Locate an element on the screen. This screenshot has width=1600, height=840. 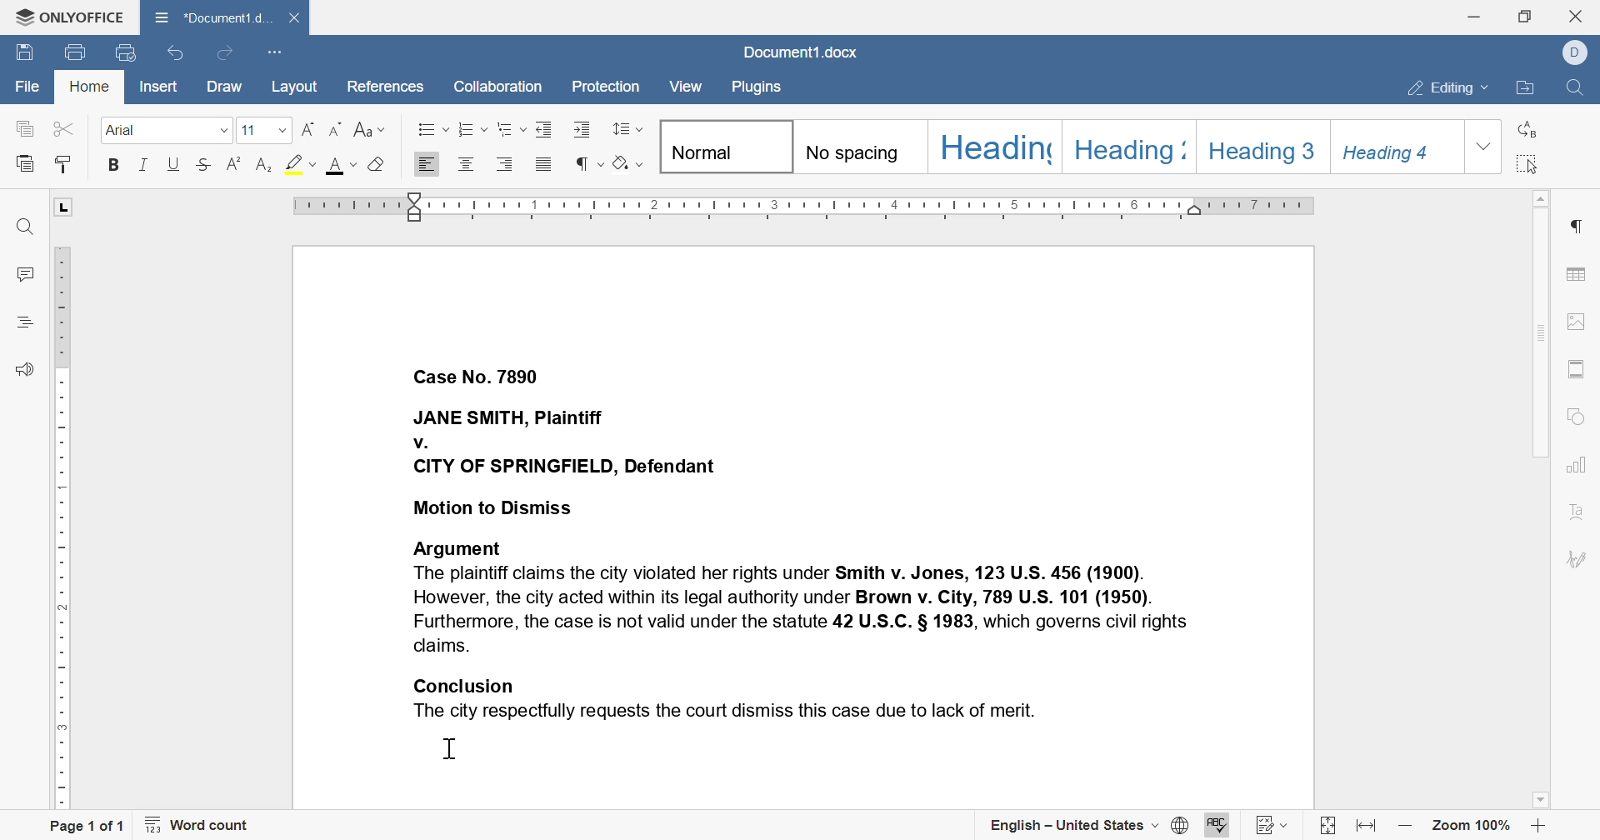
minimize is located at coordinates (1475, 16).